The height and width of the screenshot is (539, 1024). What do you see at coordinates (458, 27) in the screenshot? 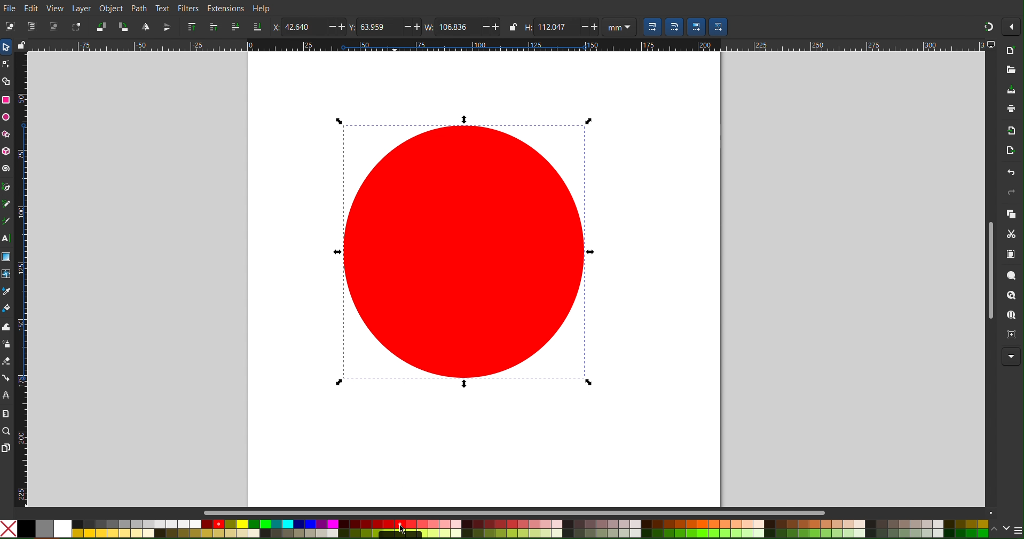
I see `106` at bounding box center [458, 27].